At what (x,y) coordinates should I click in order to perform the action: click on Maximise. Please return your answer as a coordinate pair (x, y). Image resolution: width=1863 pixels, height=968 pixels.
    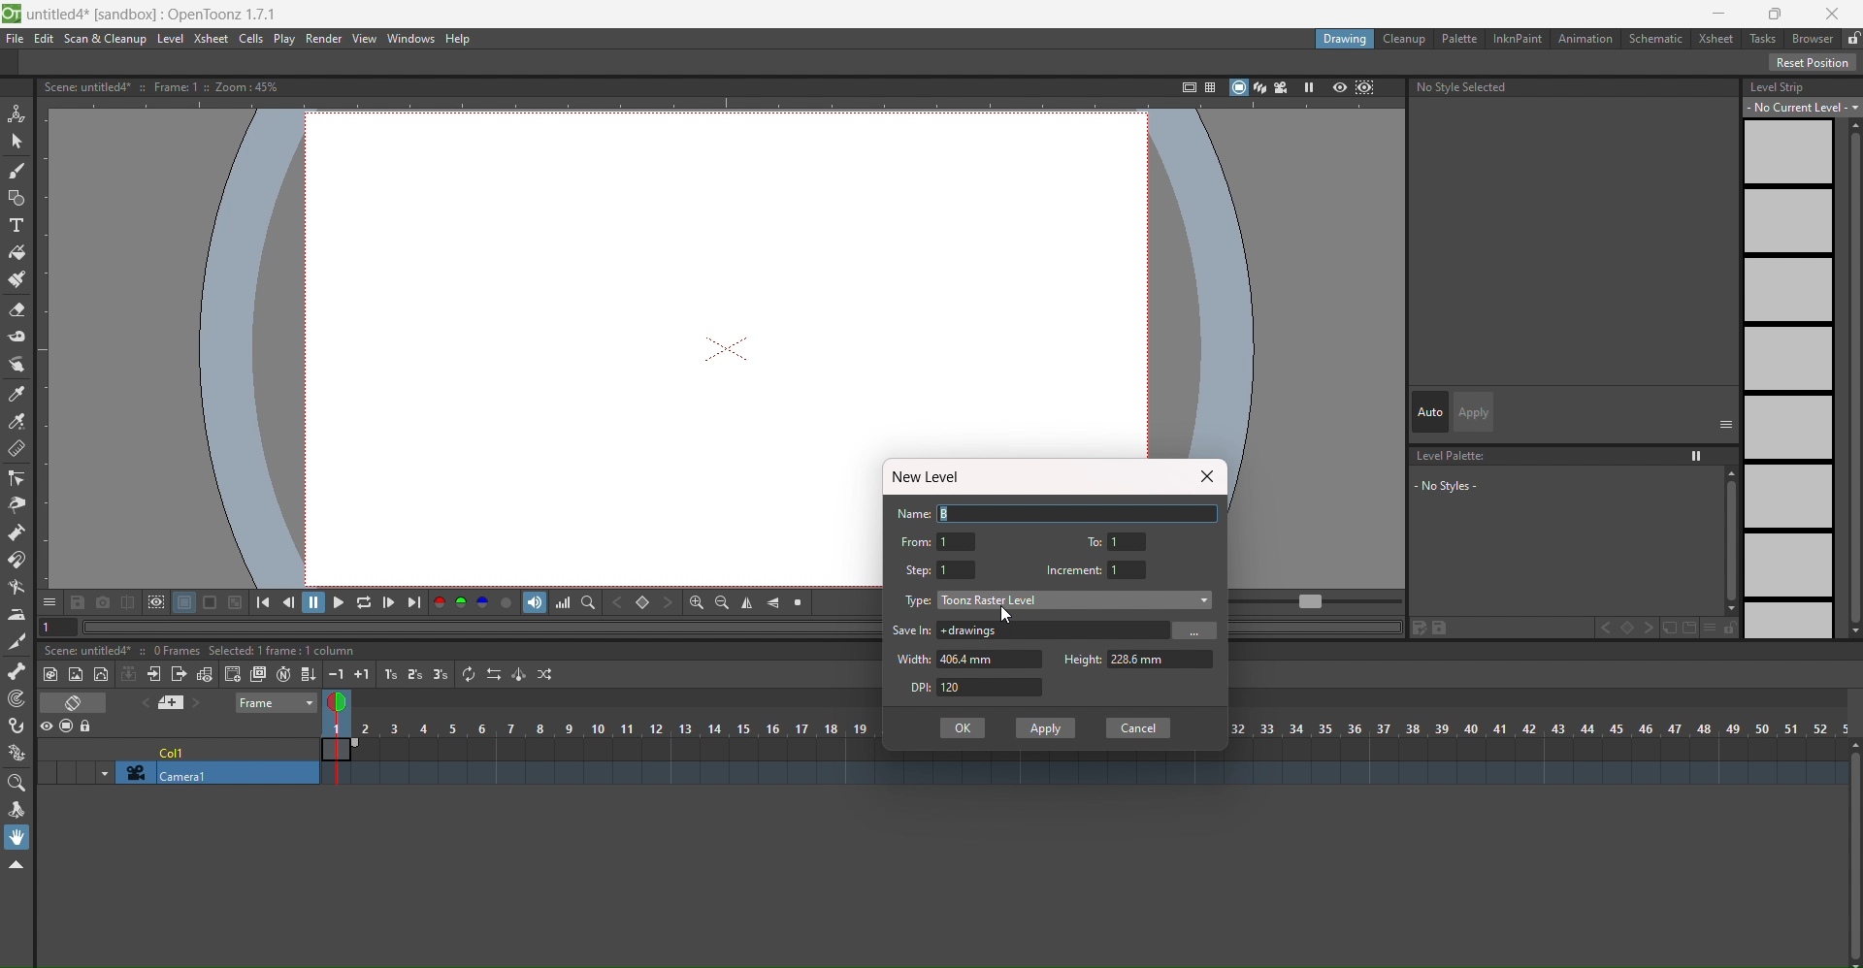
    Looking at the image, I should click on (1779, 14).